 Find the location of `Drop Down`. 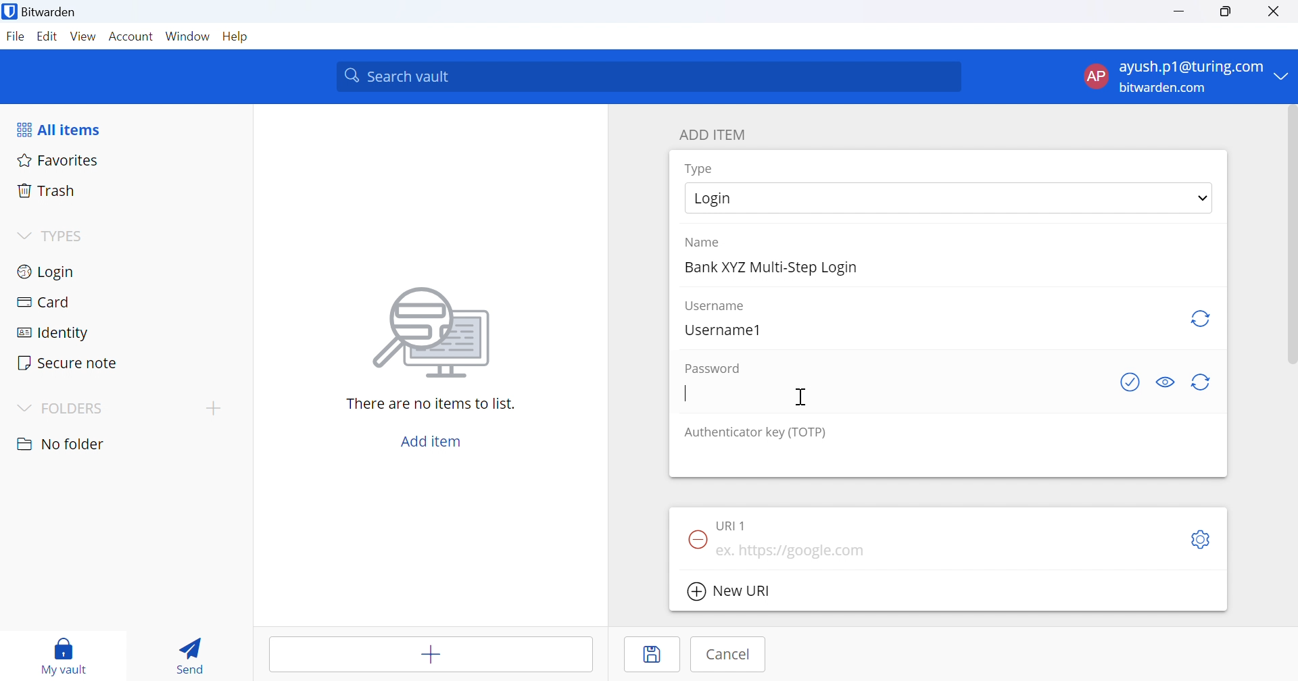

Drop Down is located at coordinates (23, 234).